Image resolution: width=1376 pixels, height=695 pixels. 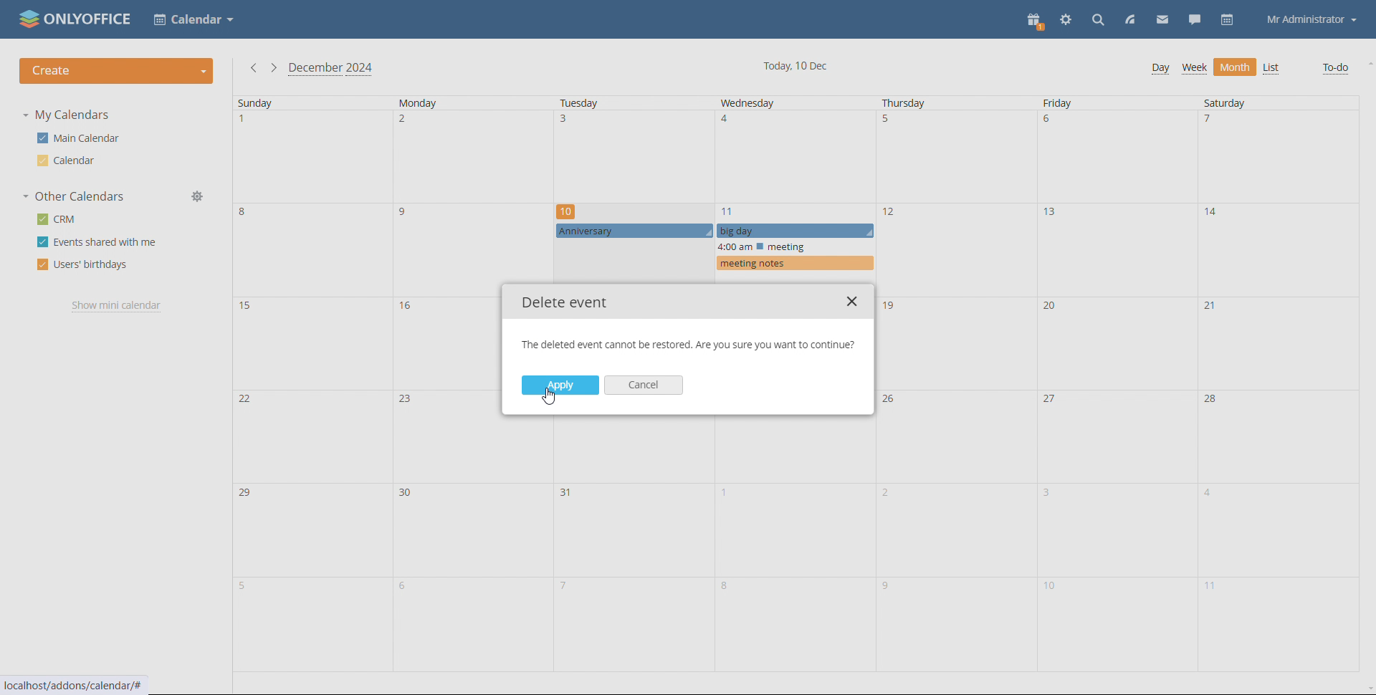 What do you see at coordinates (712, 236) in the screenshot?
I see `scheduled events` at bounding box center [712, 236].